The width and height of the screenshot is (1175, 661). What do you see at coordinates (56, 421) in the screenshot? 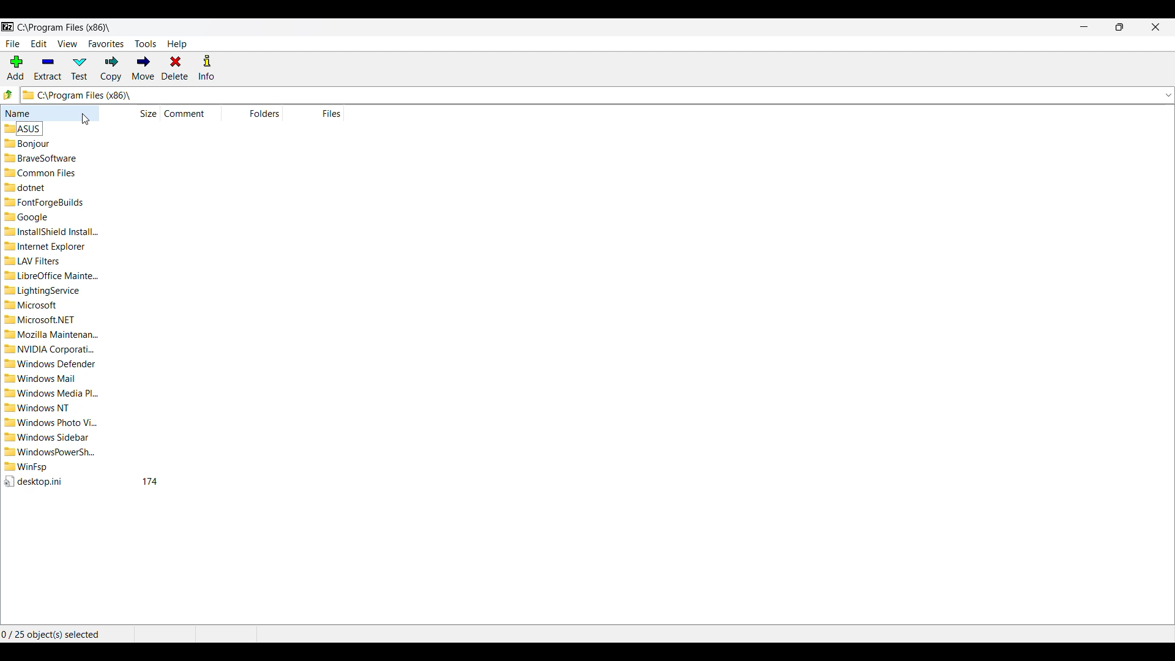
I see `Windows Photo Vi..` at bounding box center [56, 421].